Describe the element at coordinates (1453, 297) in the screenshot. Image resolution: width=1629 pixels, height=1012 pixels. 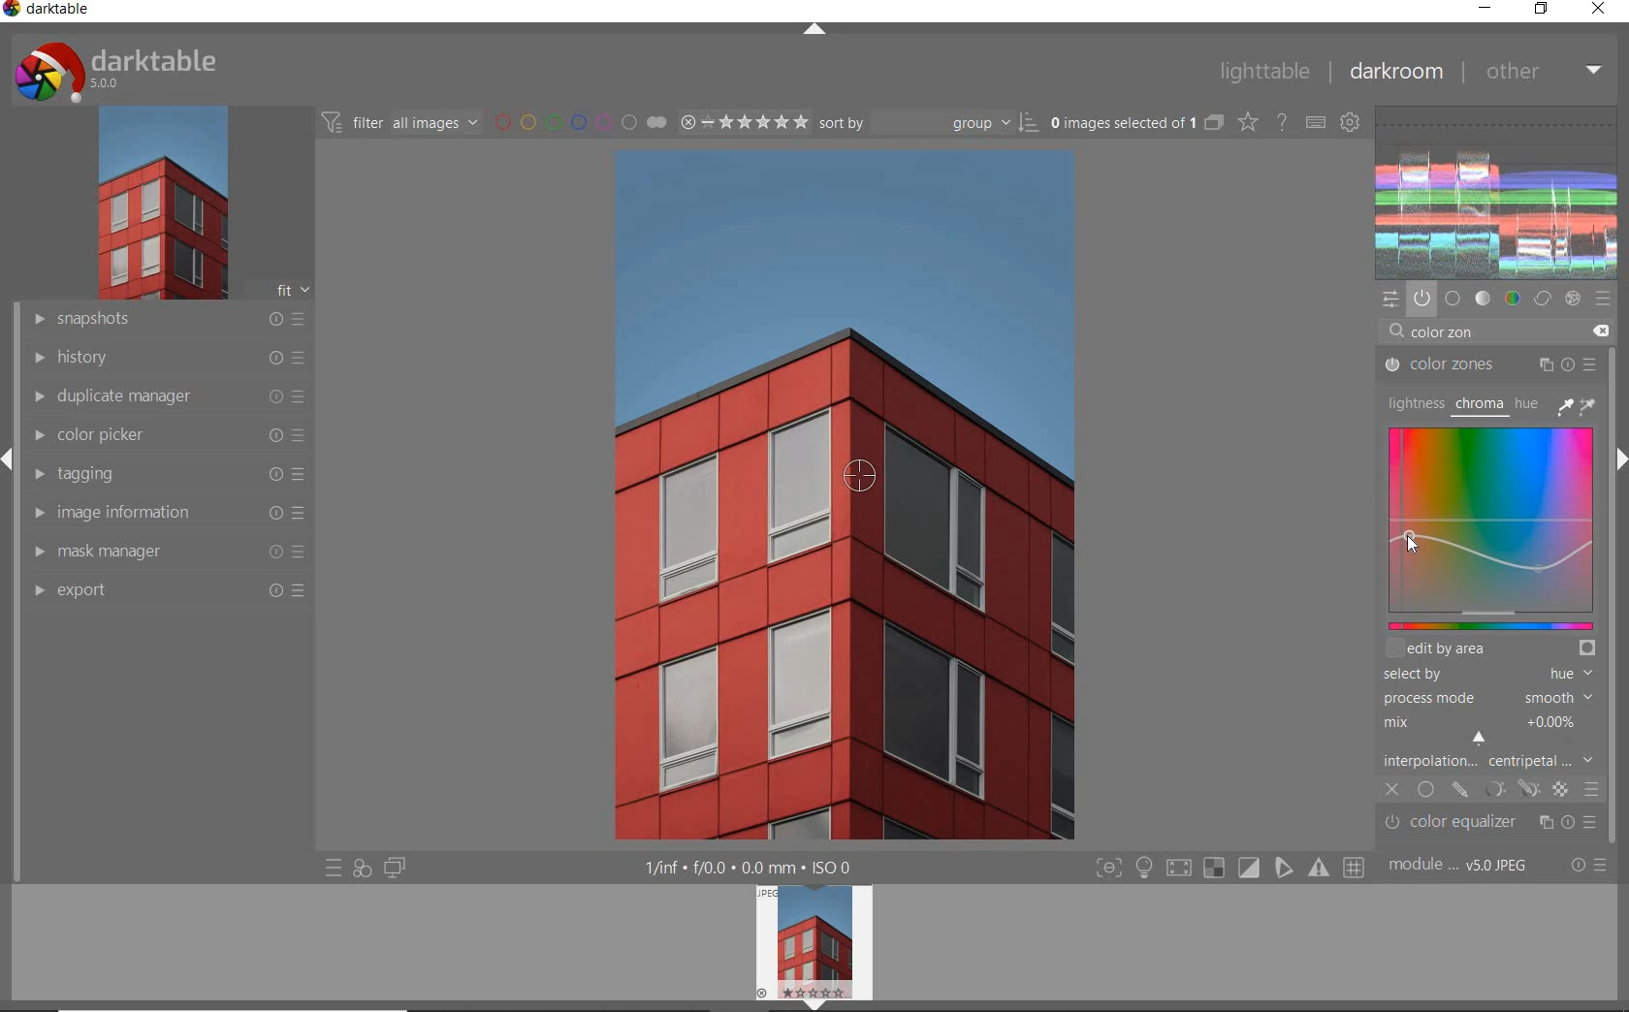
I see `base` at that location.